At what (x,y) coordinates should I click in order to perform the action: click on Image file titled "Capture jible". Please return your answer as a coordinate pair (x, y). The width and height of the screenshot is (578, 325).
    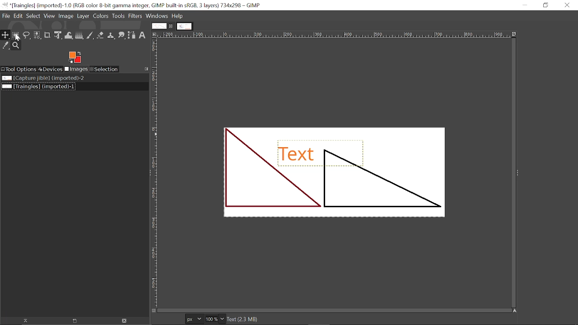
    Looking at the image, I should click on (42, 79).